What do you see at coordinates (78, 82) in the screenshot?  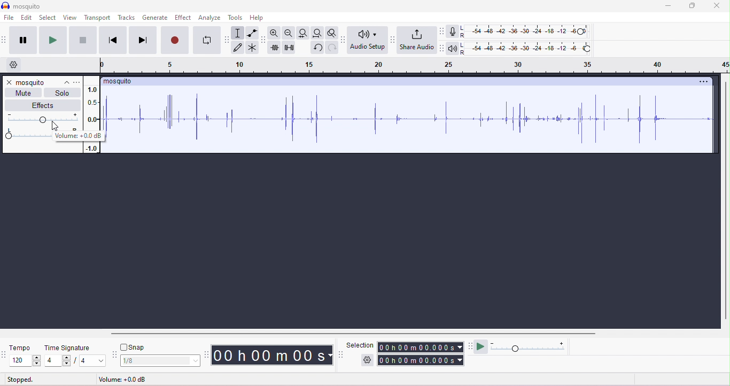 I see `options` at bounding box center [78, 82].